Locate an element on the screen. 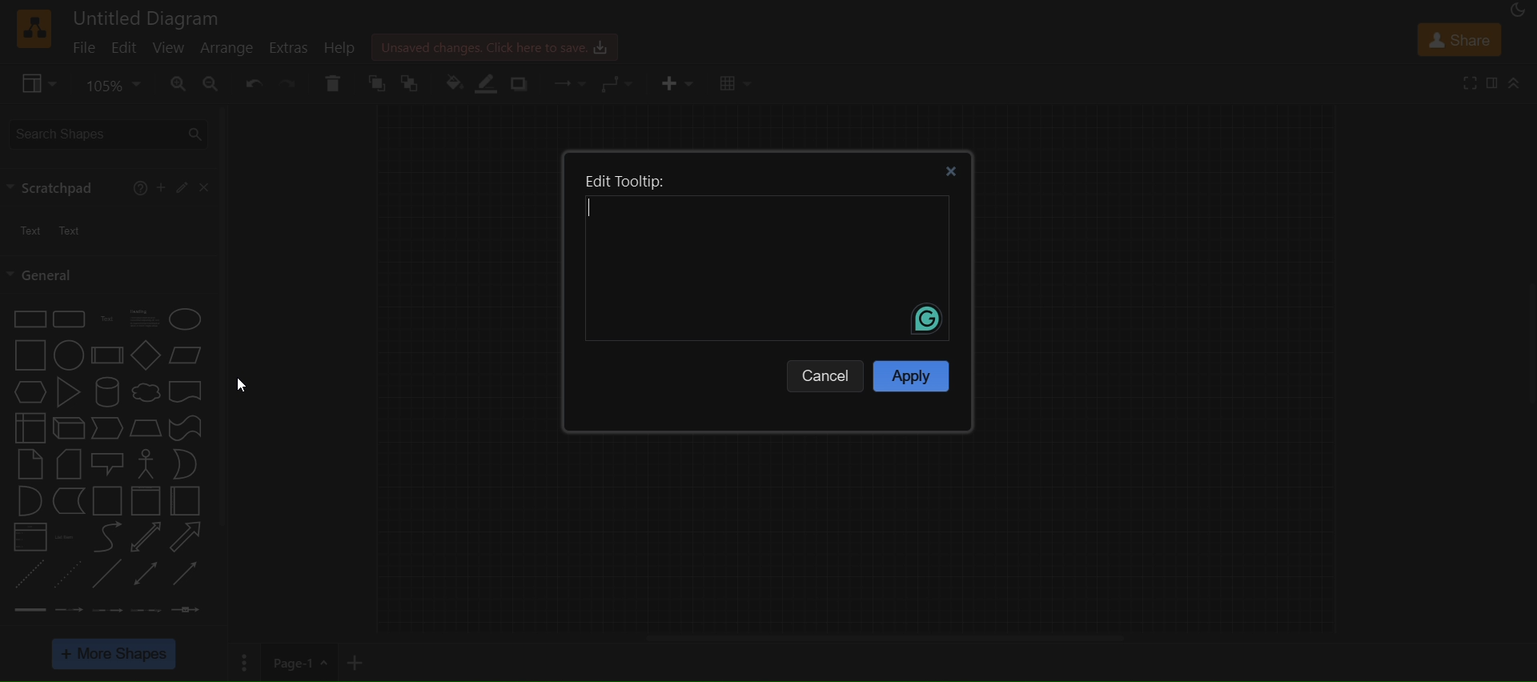 The height and width of the screenshot is (682, 1537). close is located at coordinates (202, 187).